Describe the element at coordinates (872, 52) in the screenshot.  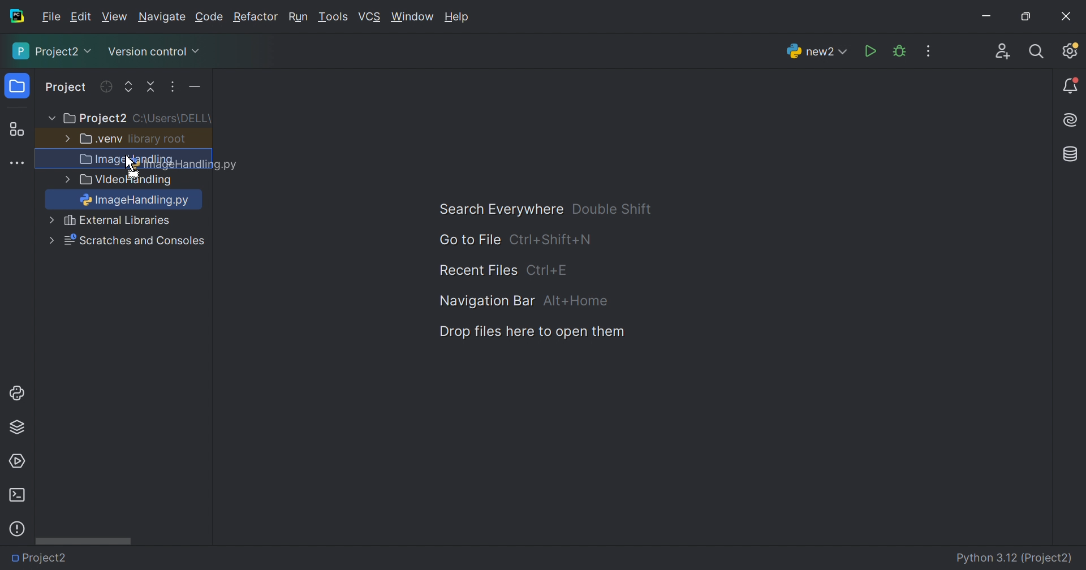
I see `Run` at that location.